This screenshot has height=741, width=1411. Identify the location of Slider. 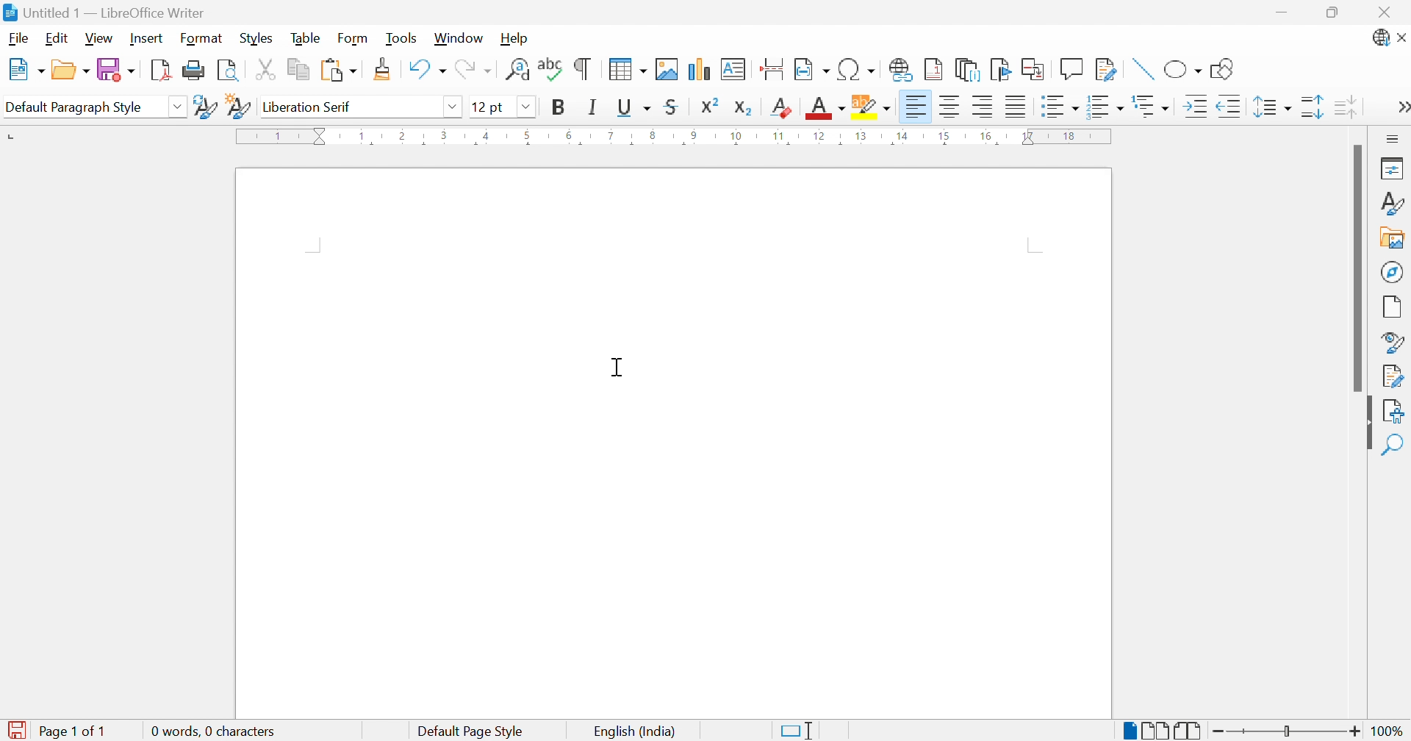
(1285, 732).